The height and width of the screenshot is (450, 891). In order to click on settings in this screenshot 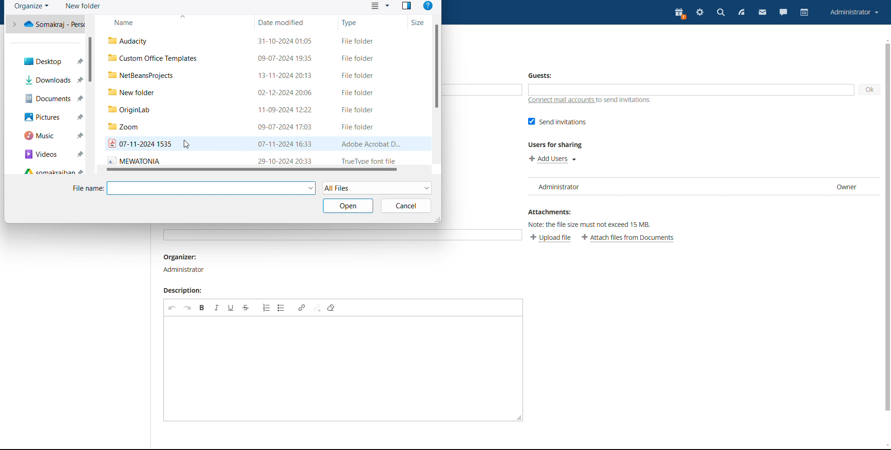, I will do `click(701, 13)`.